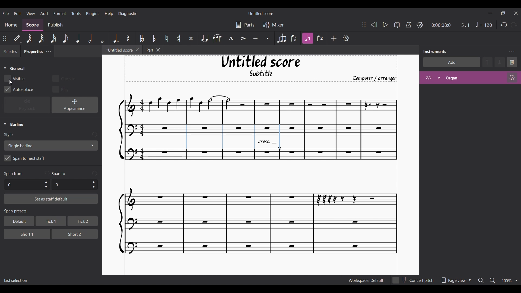 This screenshot has height=293, width=521. I want to click on Diagnostic menu, so click(128, 13).